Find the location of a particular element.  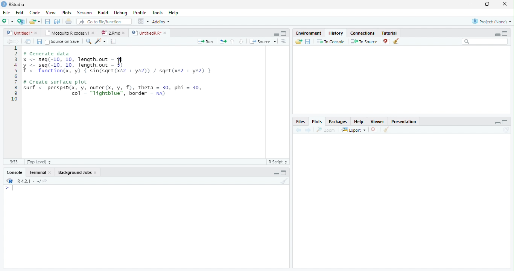

Clear console is located at coordinates (284, 181).